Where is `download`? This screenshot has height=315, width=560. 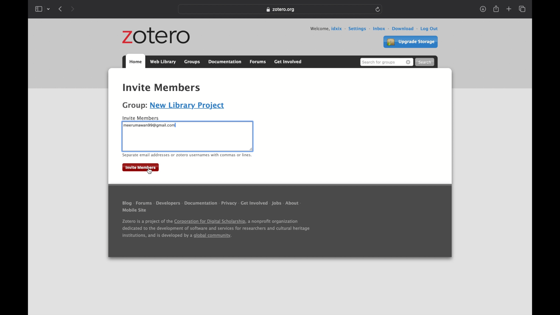
download is located at coordinates (405, 28).